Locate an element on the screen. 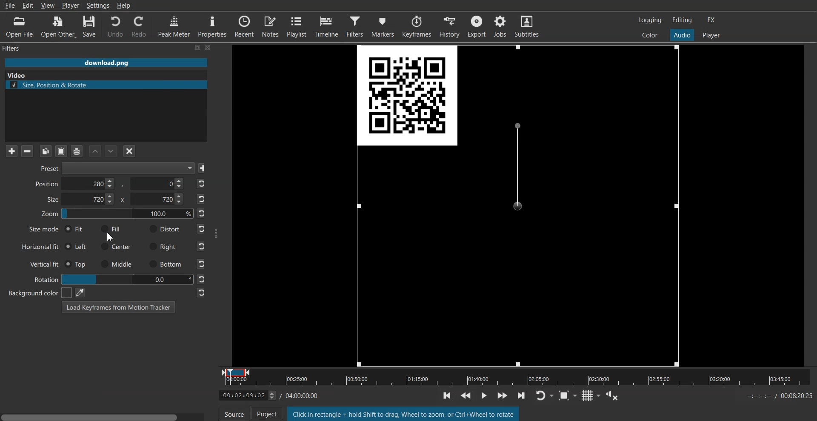  Current Window Position is located at coordinates (236, 370).